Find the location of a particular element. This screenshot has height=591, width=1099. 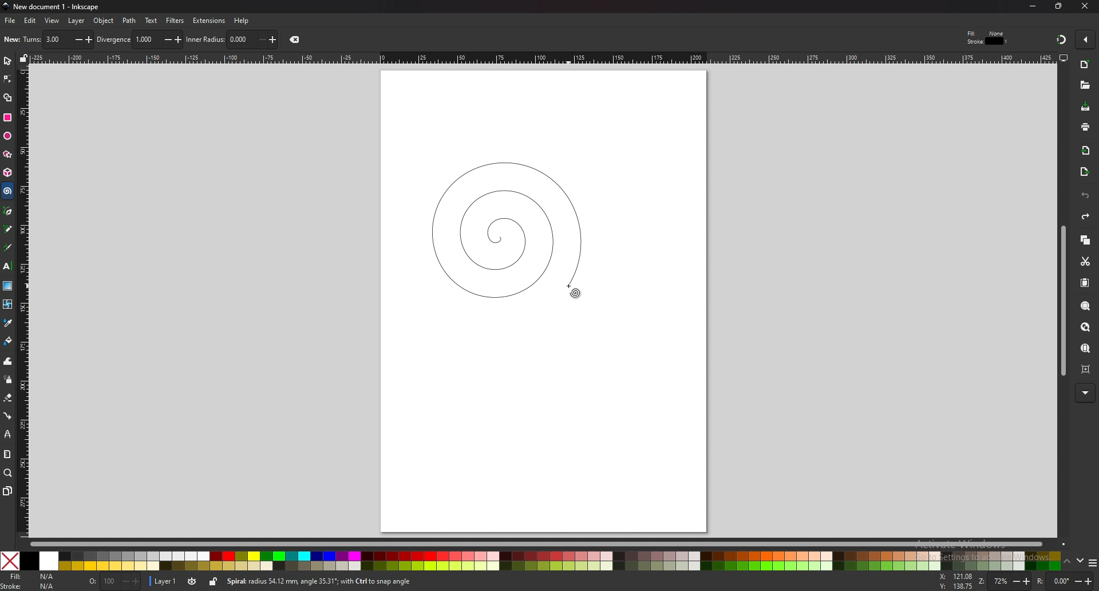

enable snapping is located at coordinates (1084, 38).